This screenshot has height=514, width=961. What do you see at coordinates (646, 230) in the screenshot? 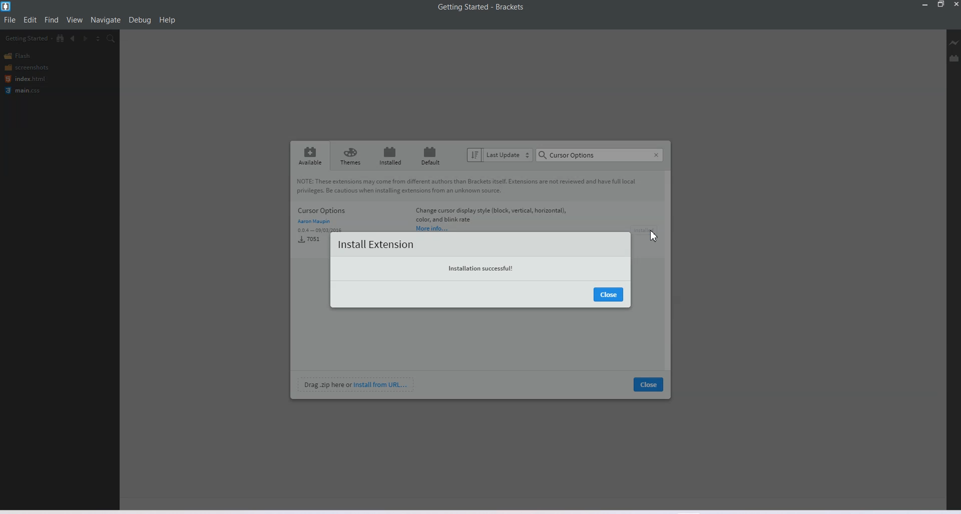
I see `install` at bounding box center [646, 230].